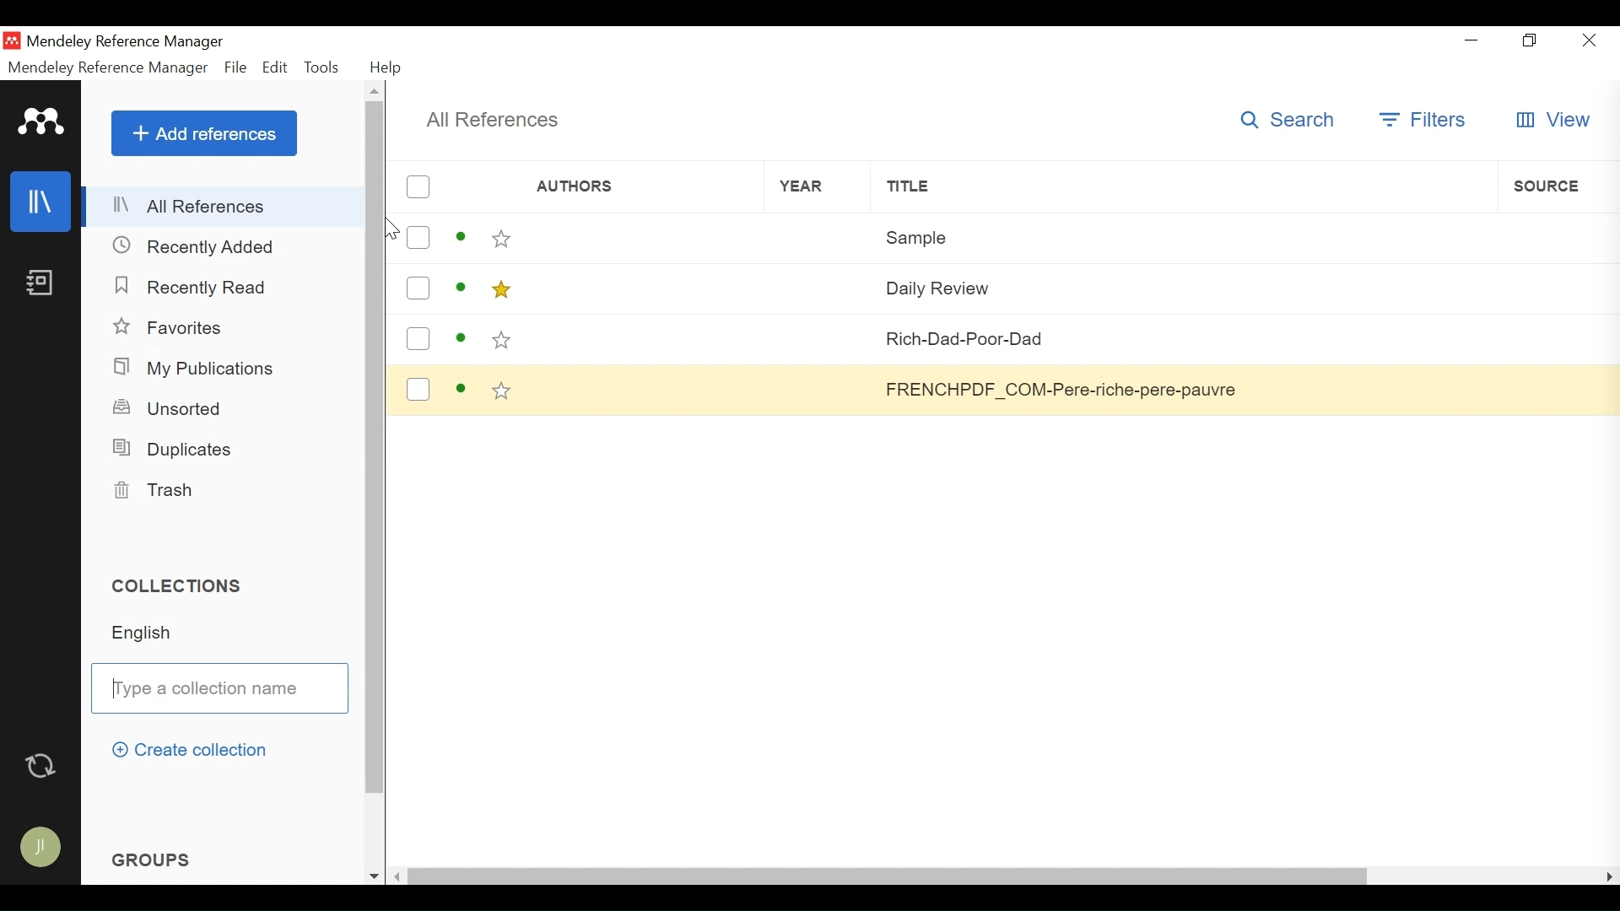 The image size is (1620, 911). I want to click on (un)select, so click(418, 187).